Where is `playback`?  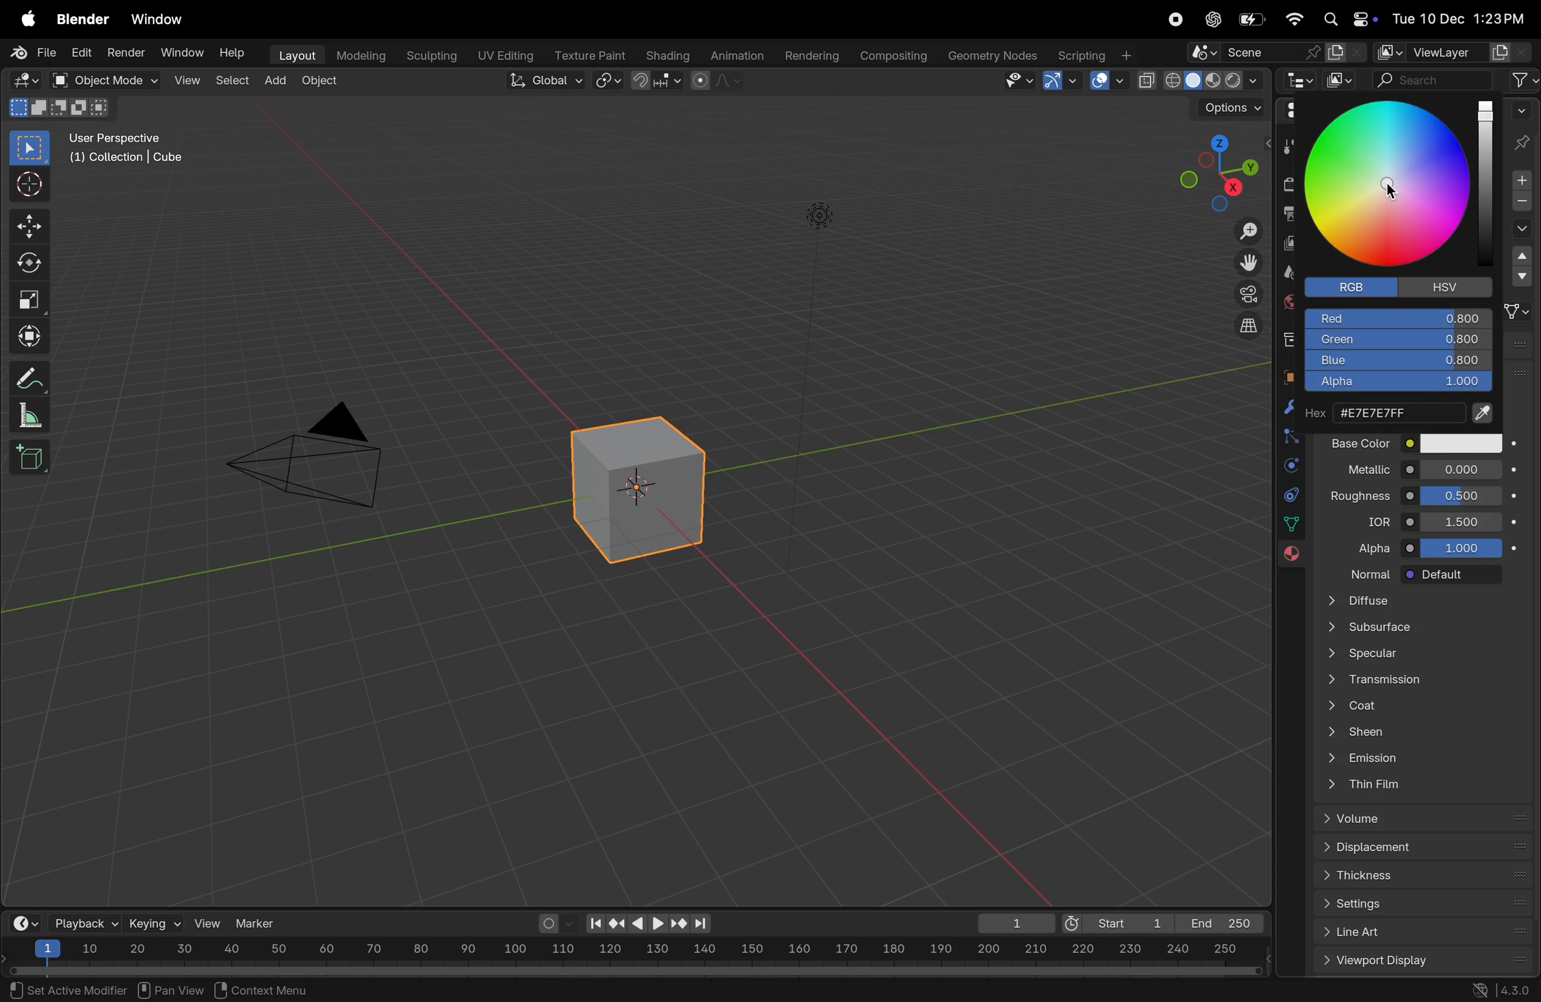
playback is located at coordinates (83, 922).